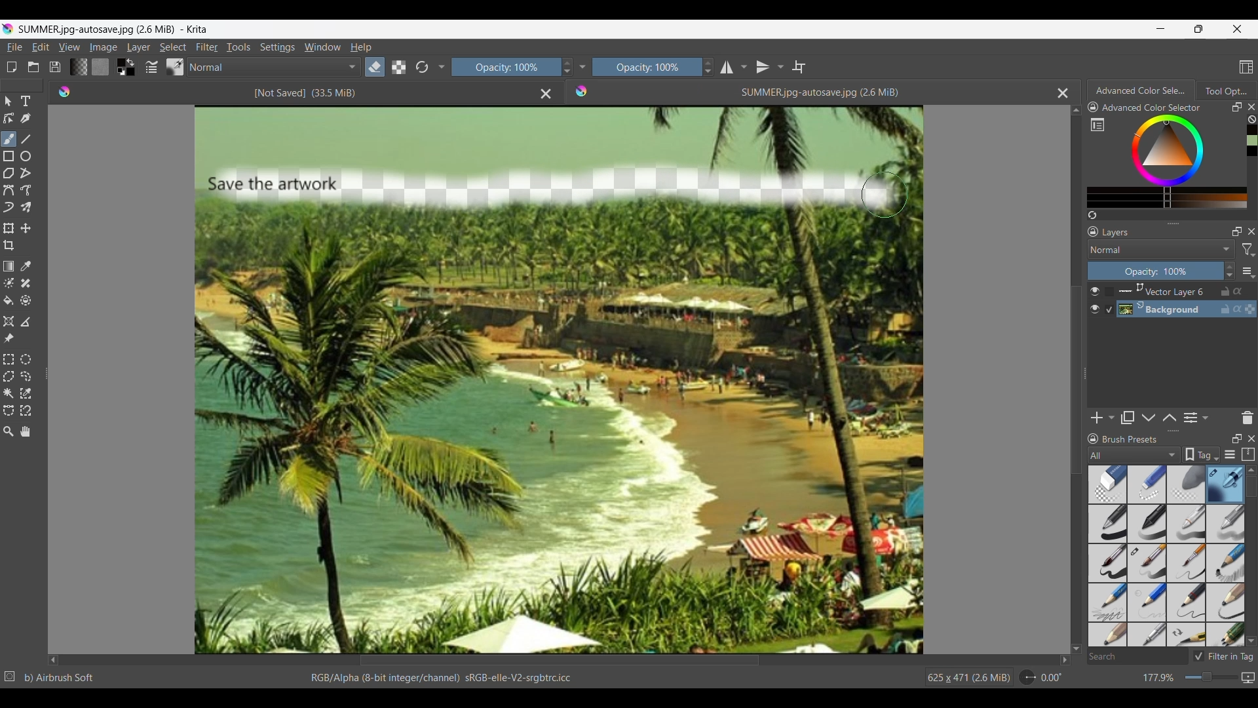  Describe the element at coordinates (708, 67) in the screenshot. I see `Increase/Decrease opacity` at that location.